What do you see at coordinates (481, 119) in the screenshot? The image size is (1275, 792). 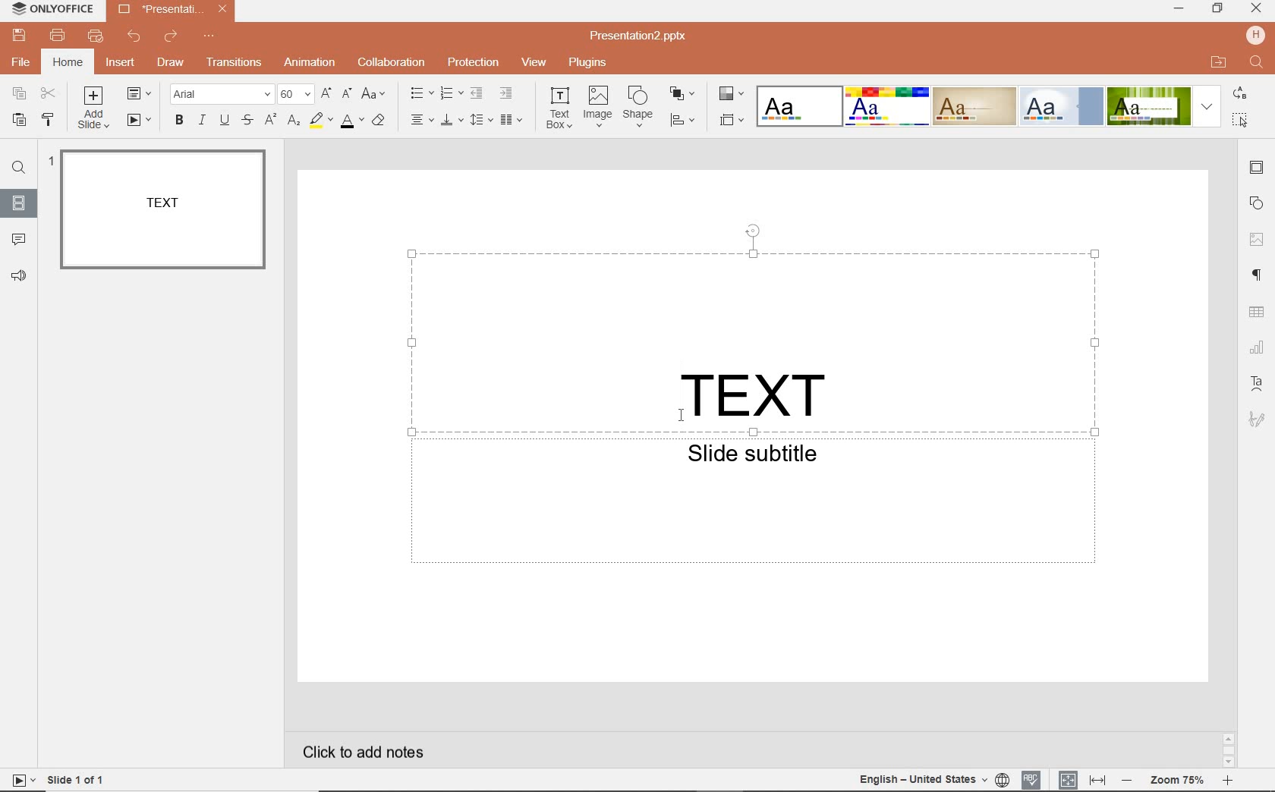 I see `line spacing` at bounding box center [481, 119].